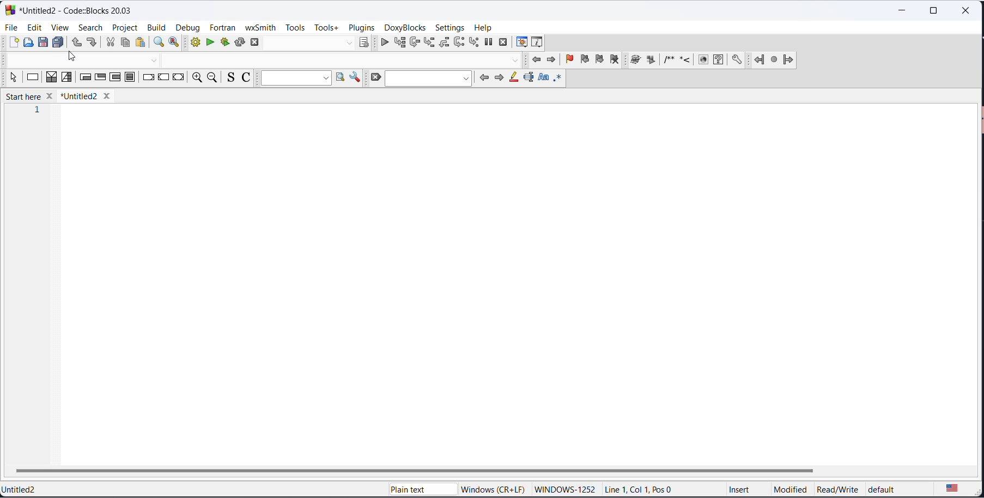 The image size is (984, 498). Describe the element at coordinates (787, 489) in the screenshot. I see `modified` at that location.